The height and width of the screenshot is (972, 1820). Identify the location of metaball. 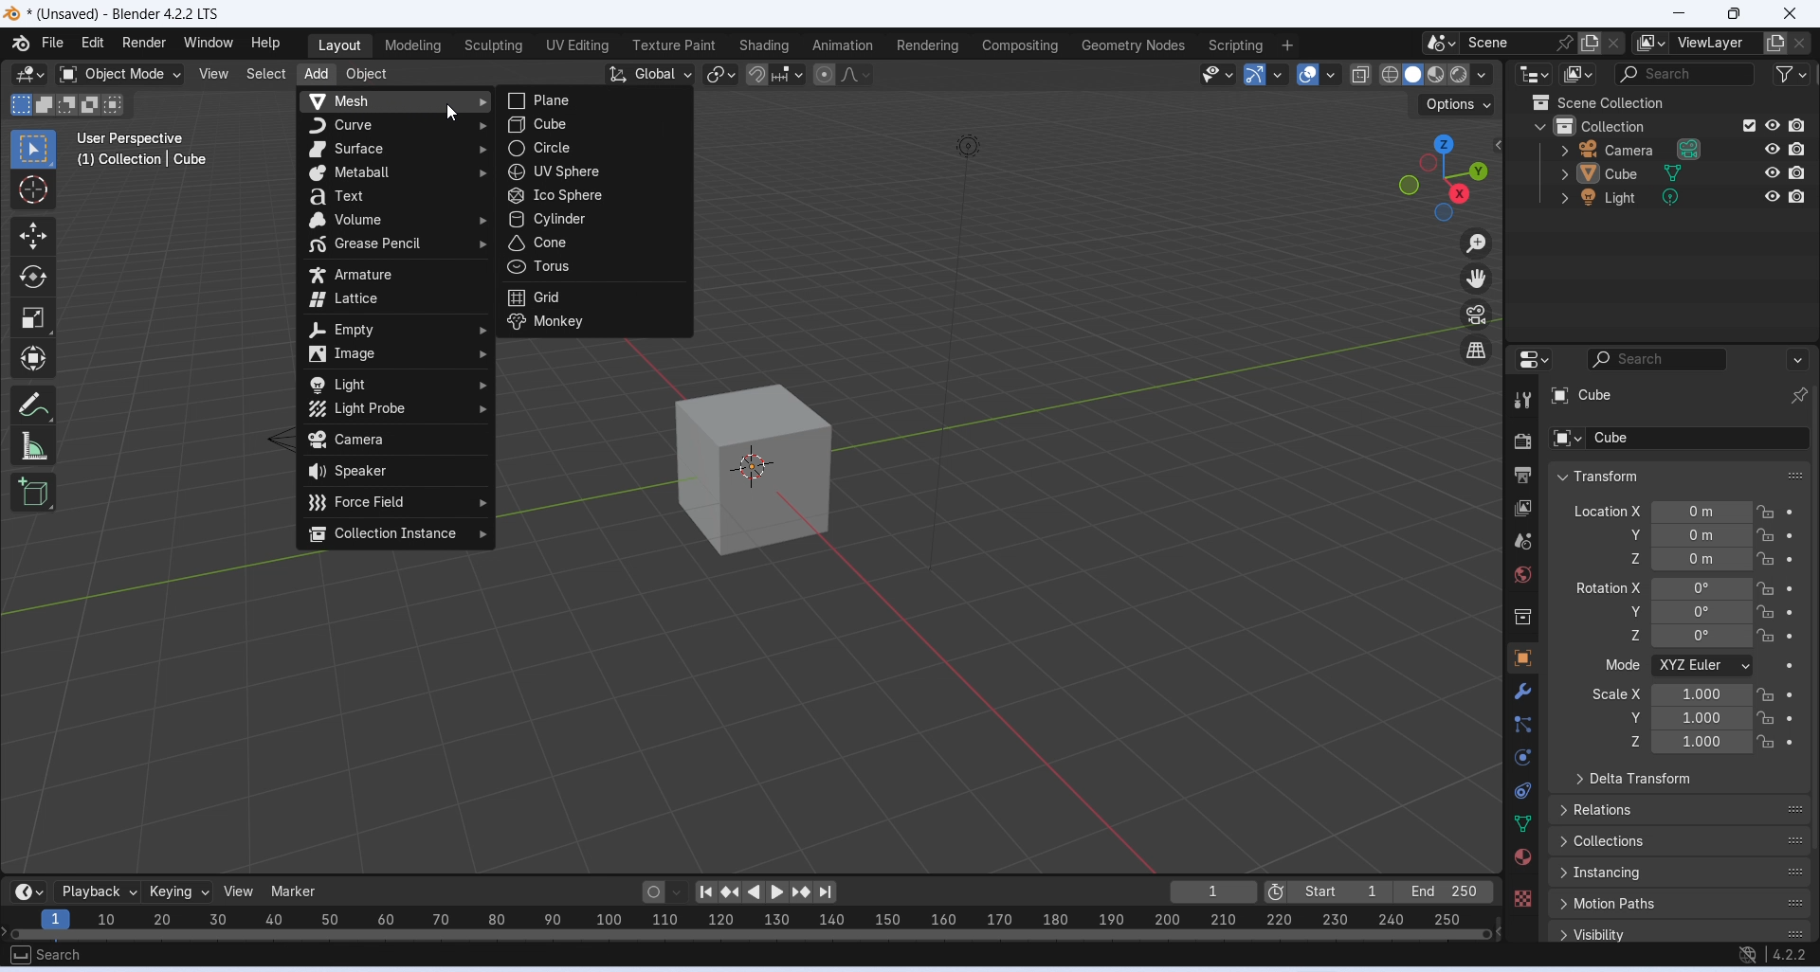
(397, 173).